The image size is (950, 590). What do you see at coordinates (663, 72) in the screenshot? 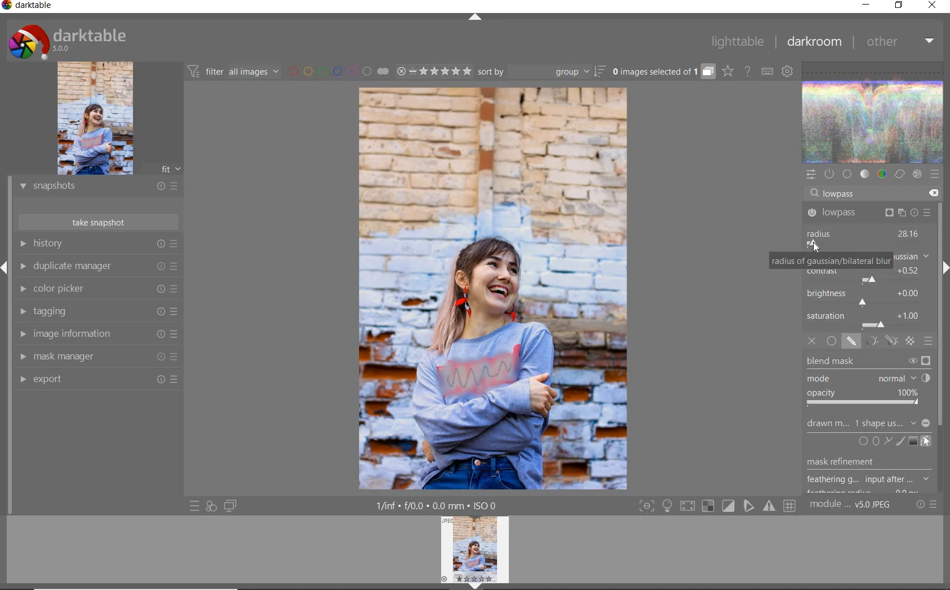
I see `grouped images` at bounding box center [663, 72].